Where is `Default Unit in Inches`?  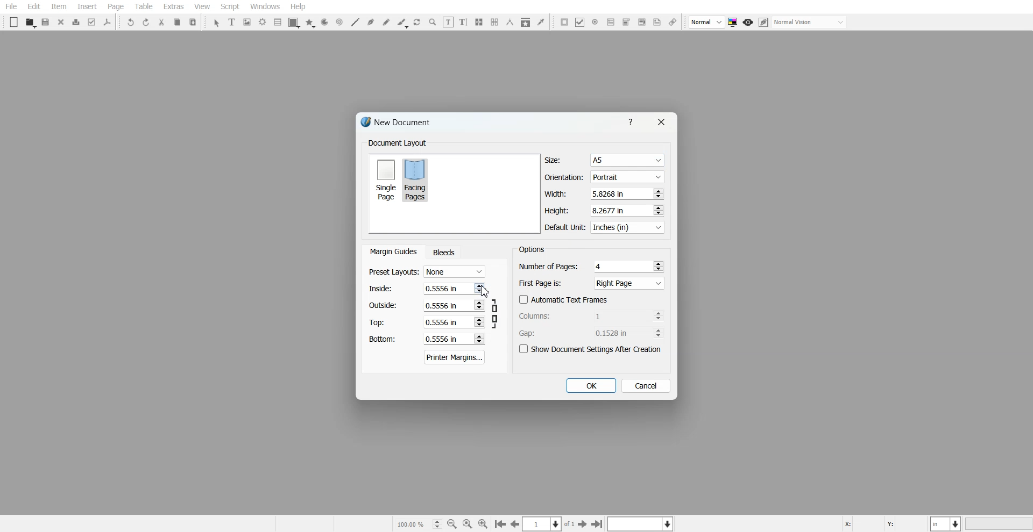
Default Unit in Inches is located at coordinates (605, 228).